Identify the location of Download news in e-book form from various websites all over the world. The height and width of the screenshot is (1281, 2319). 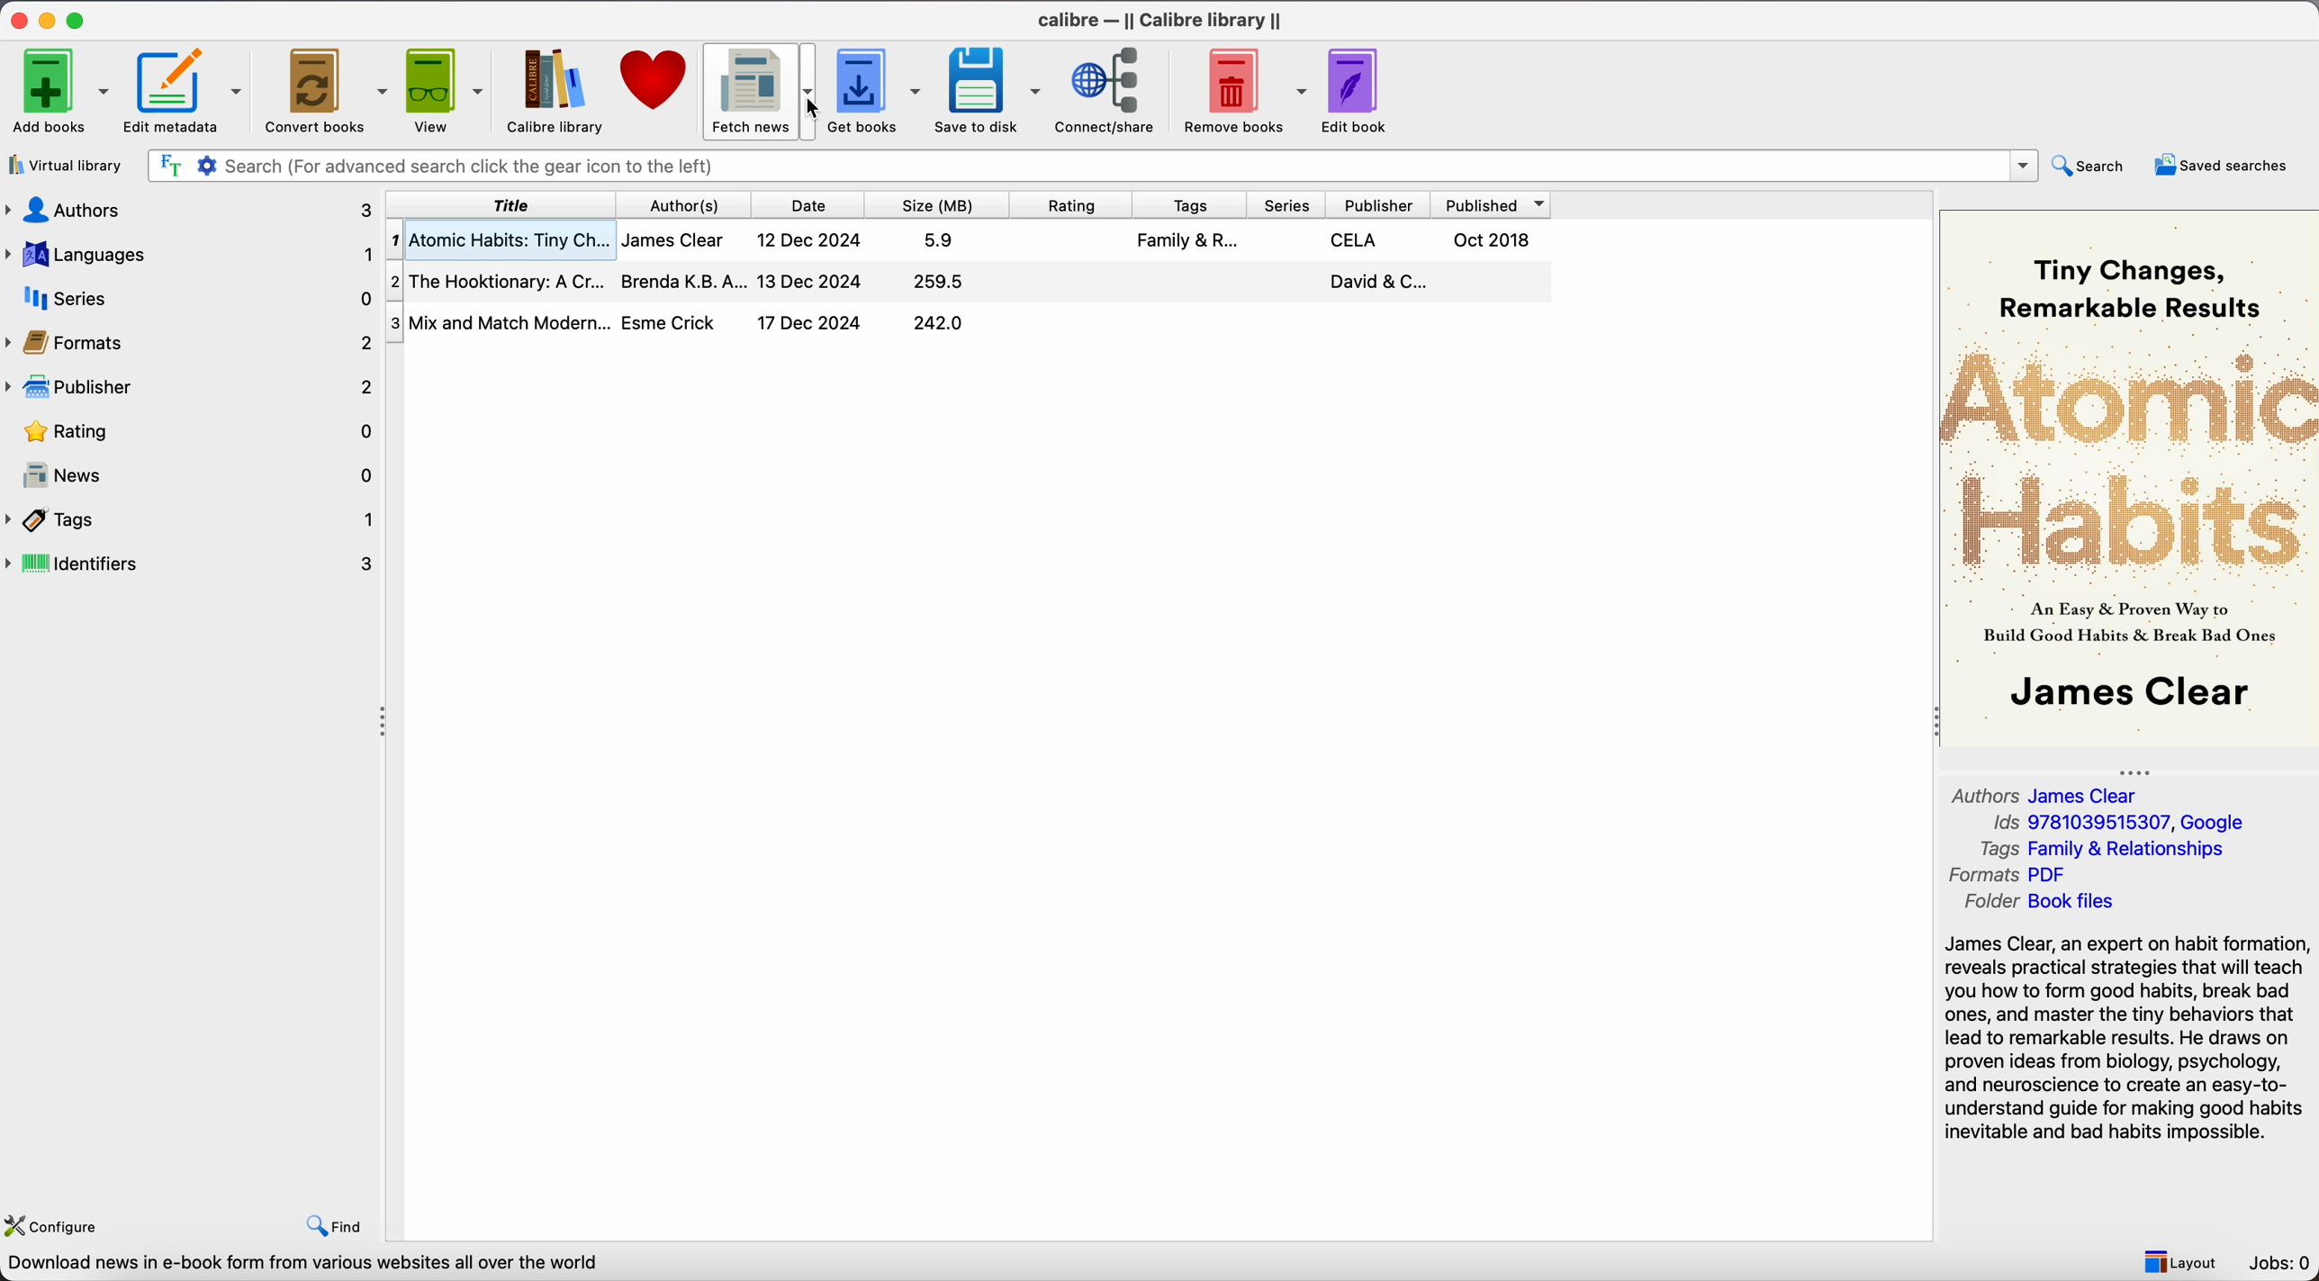
(306, 1265).